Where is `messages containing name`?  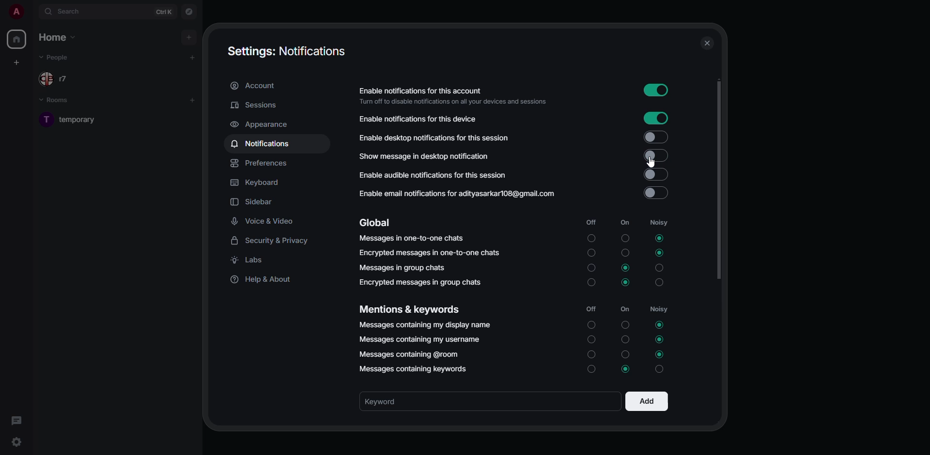 messages containing name is located at coordinates (423, 324).